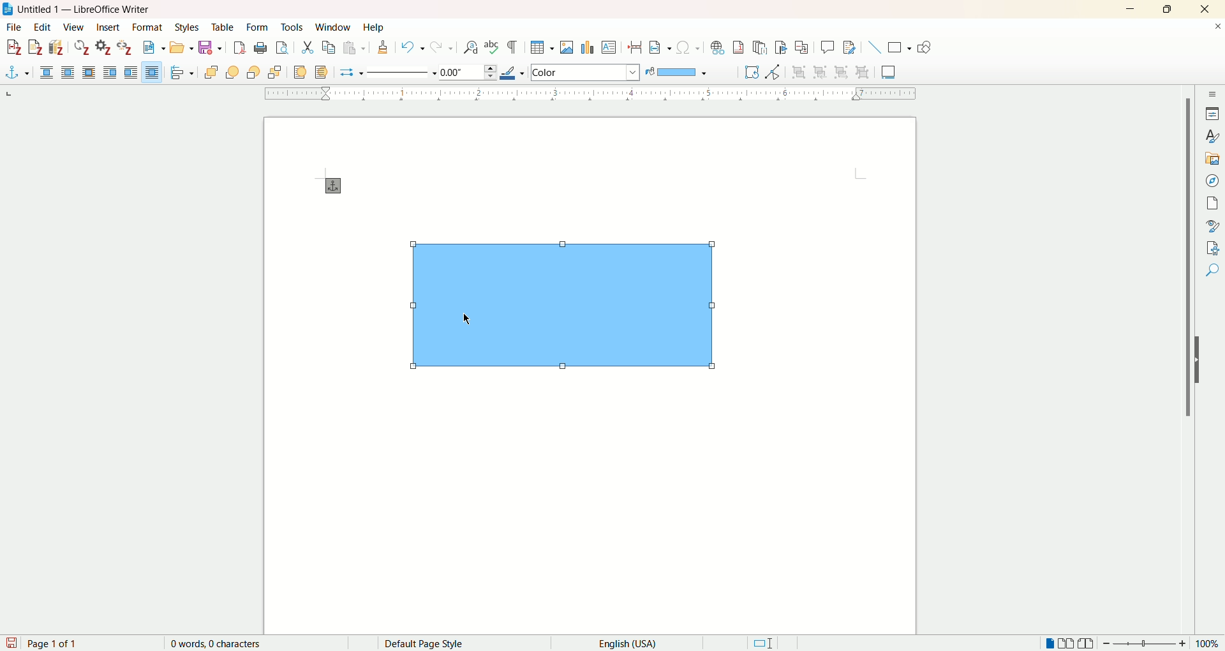  I want to click on redo, so click(441, 47).